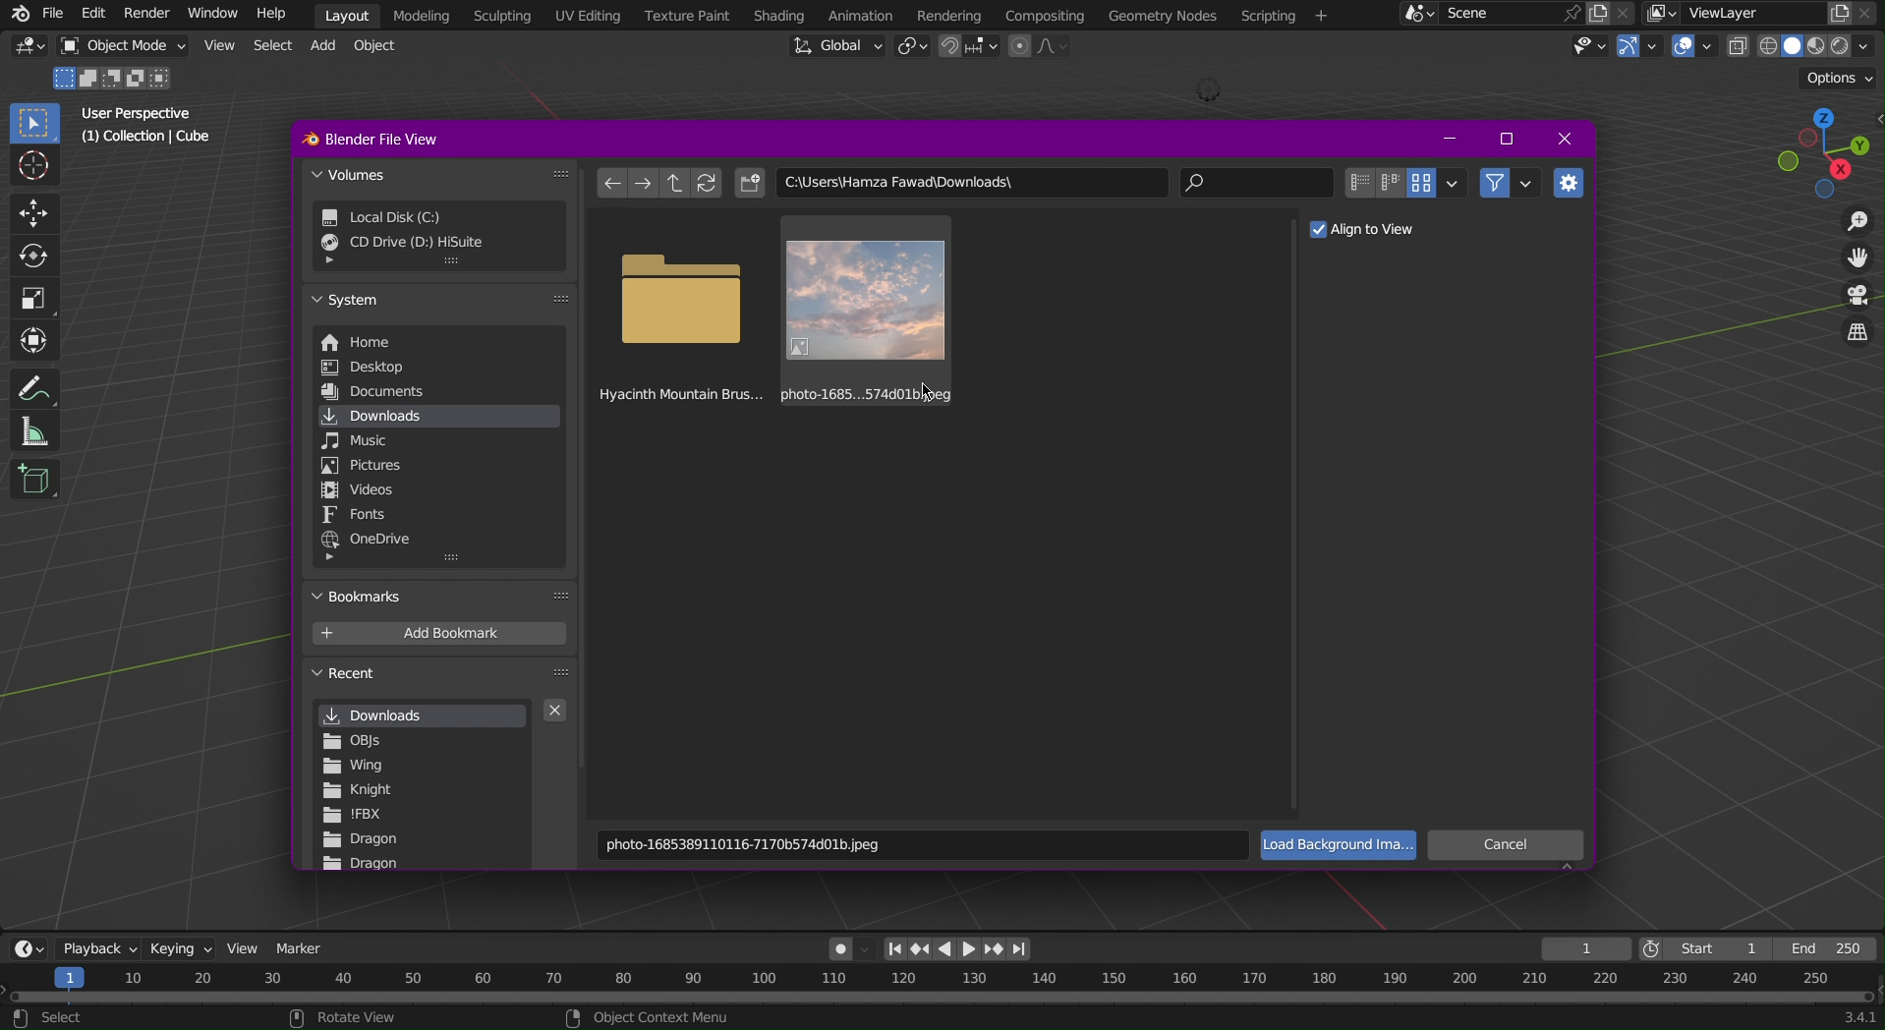 The image size is (1885, 1030). Describe the element at coordinates (859, 16) in the screenshot. I see `Animation` at that location.